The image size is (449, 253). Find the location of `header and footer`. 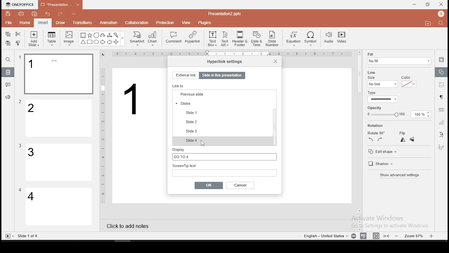

header and footer is located at coordinates (241, 39).